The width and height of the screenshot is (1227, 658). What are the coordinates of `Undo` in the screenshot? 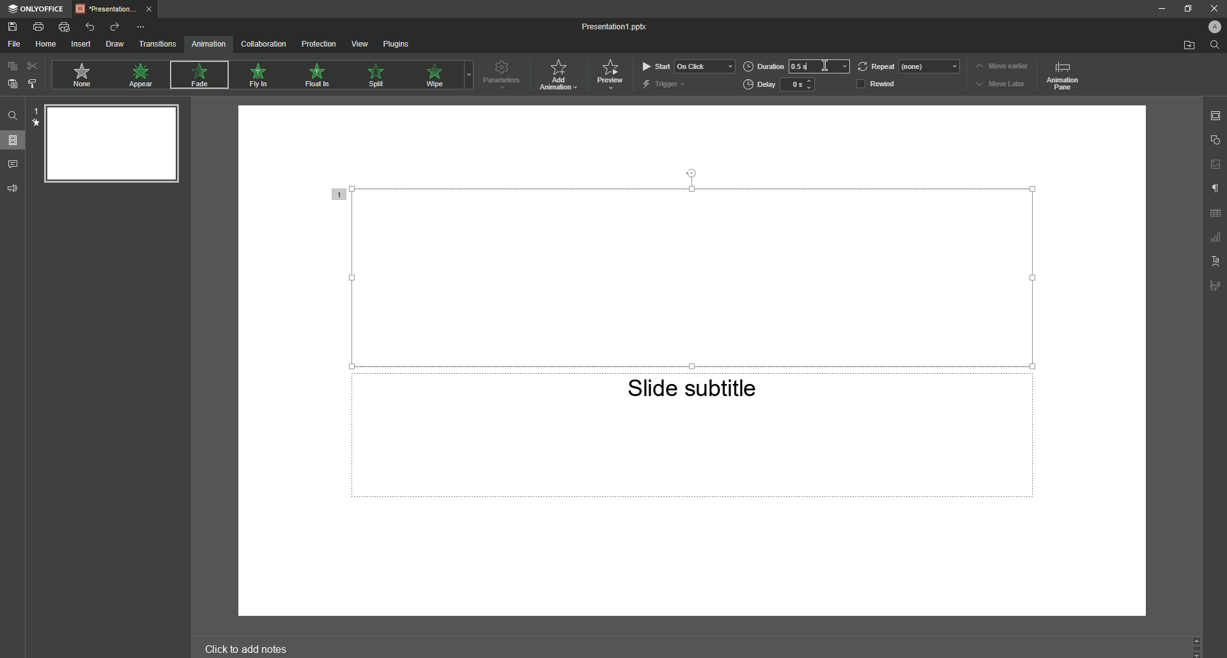 It's located at (89, 26).